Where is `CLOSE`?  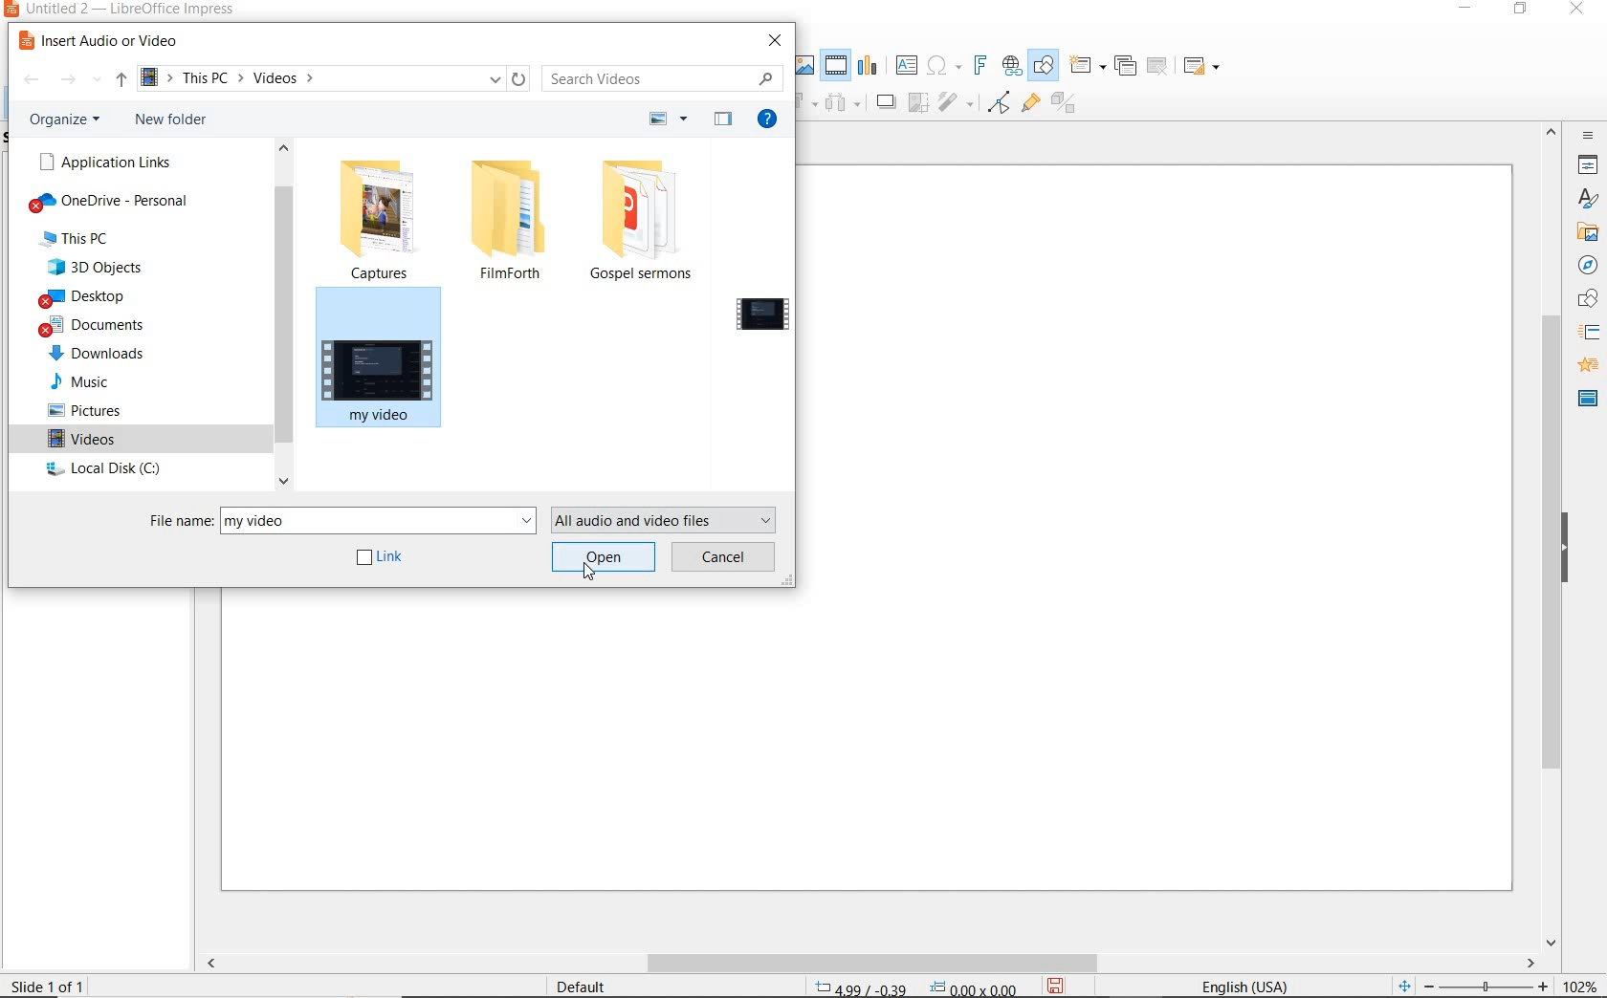
CLOSE is located at coordinates (774, 39).